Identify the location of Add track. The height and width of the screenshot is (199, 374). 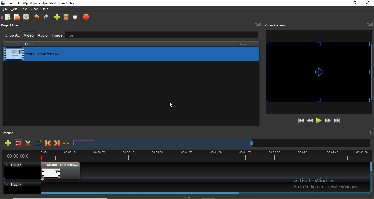
(8, 143).